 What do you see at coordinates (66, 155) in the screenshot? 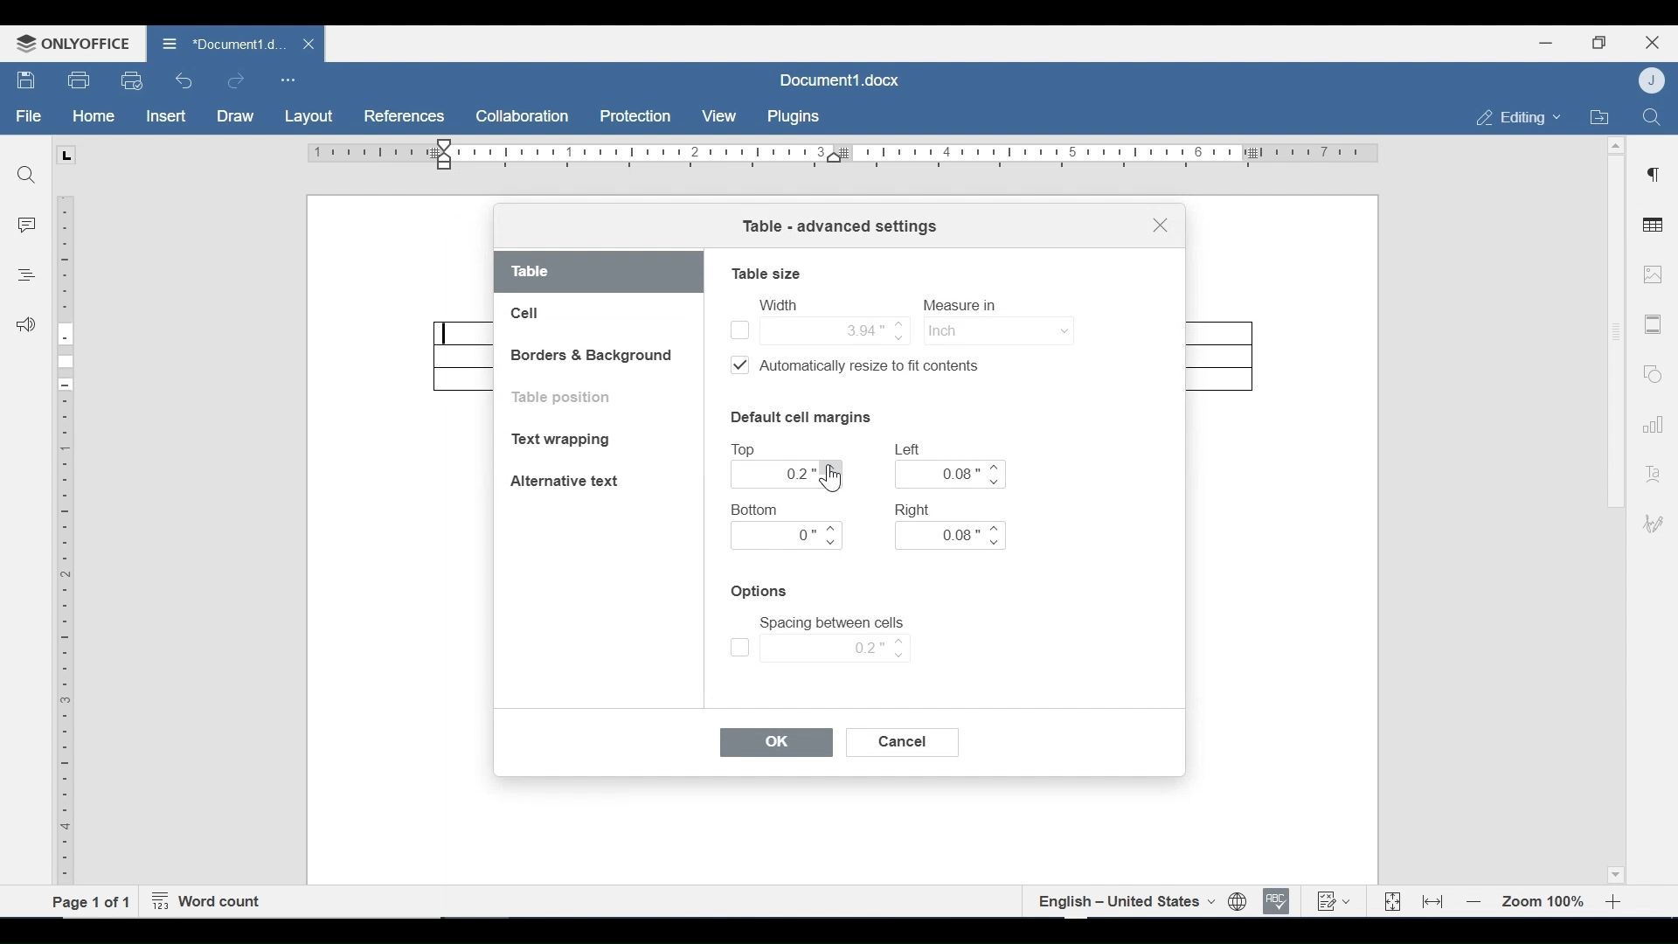
I see `Tab` at bounding box center [66, 155].